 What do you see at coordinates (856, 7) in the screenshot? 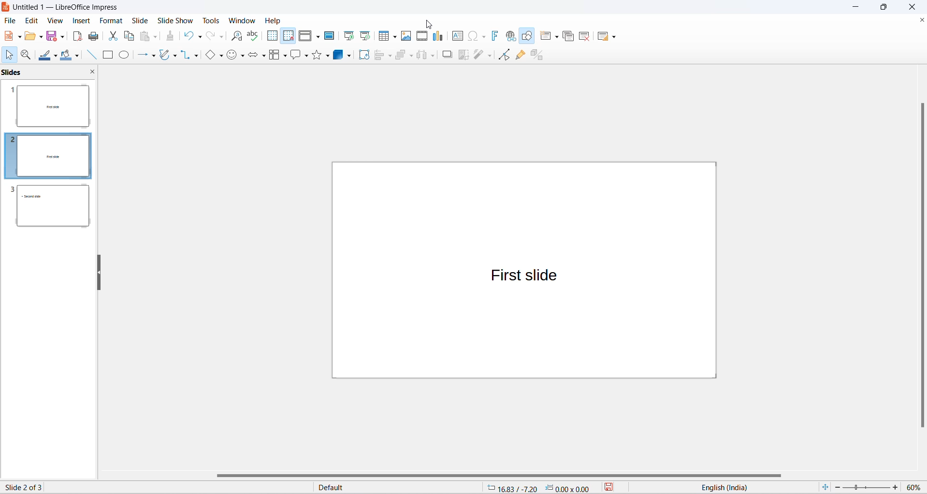
I see `minimize` at bounding box center [856, 7].